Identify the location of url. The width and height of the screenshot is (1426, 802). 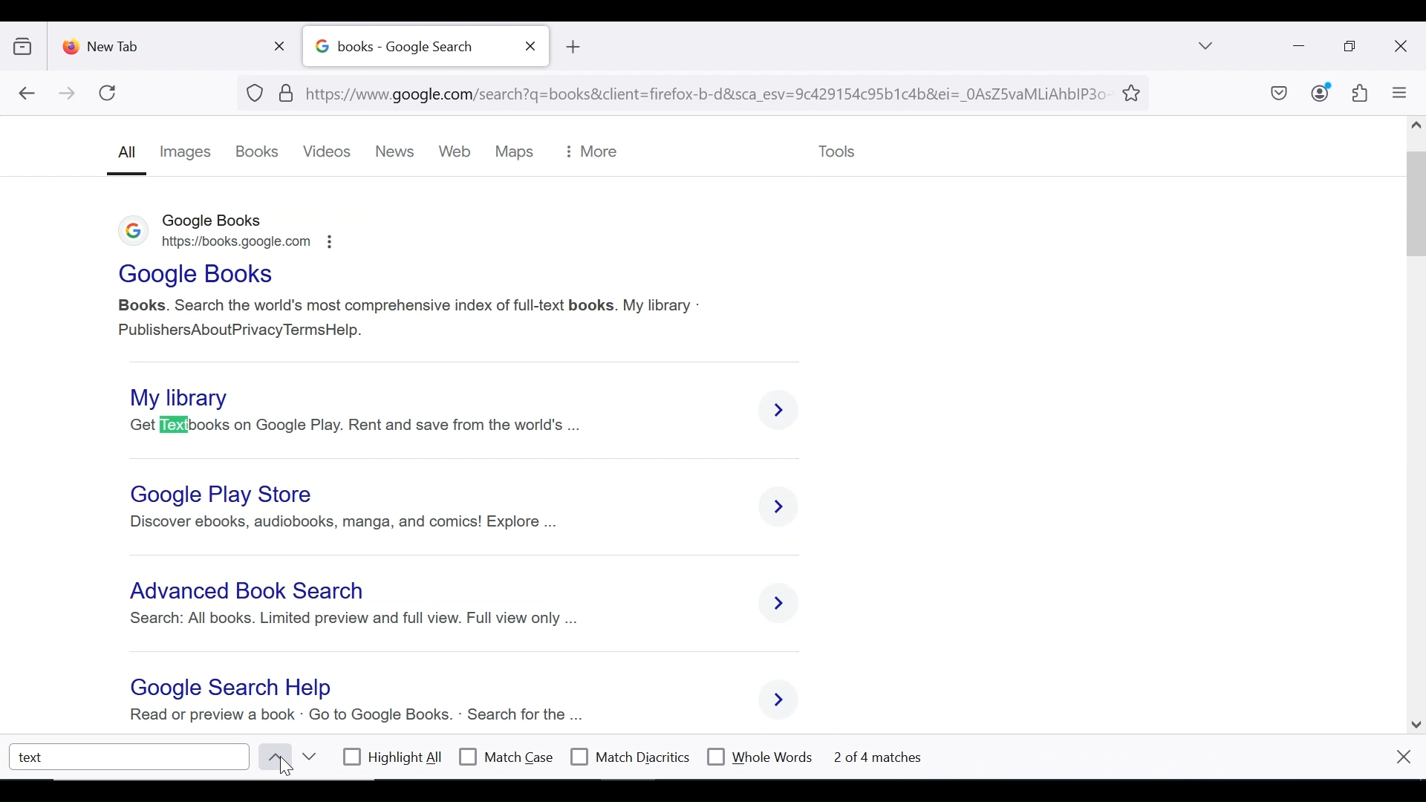
(679, 91).